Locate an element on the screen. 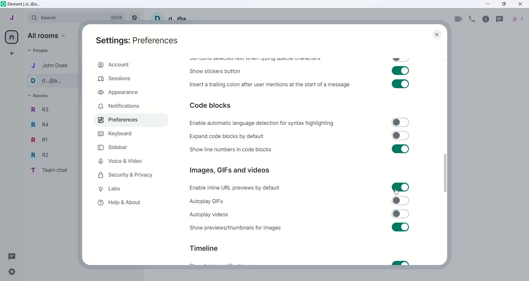 Image resolution: width=529 pixels, height=281 pixels. Toggle swtich on for show stickers button is located at coordinates (400, 71).